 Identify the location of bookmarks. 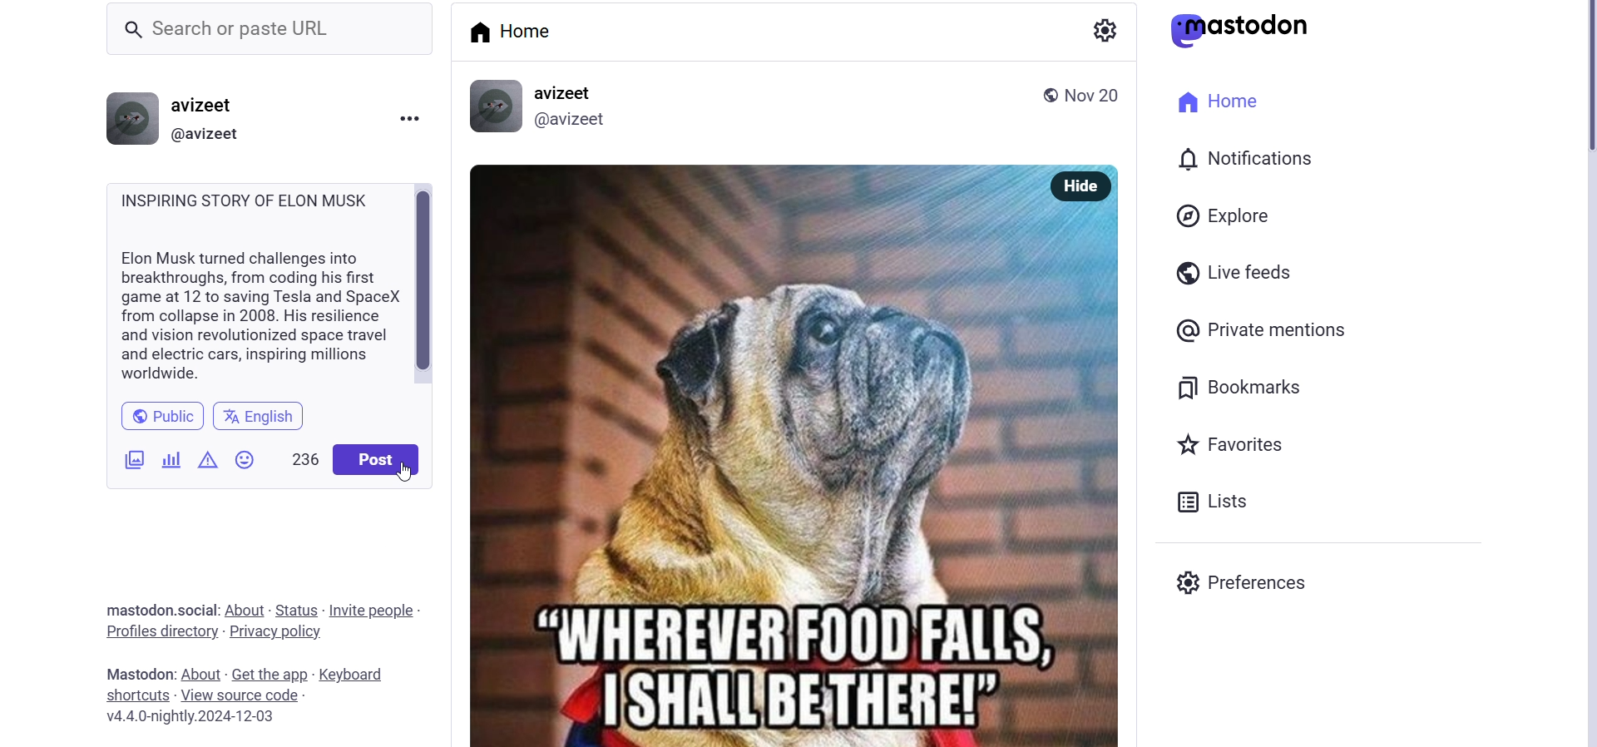
(1245, 384).